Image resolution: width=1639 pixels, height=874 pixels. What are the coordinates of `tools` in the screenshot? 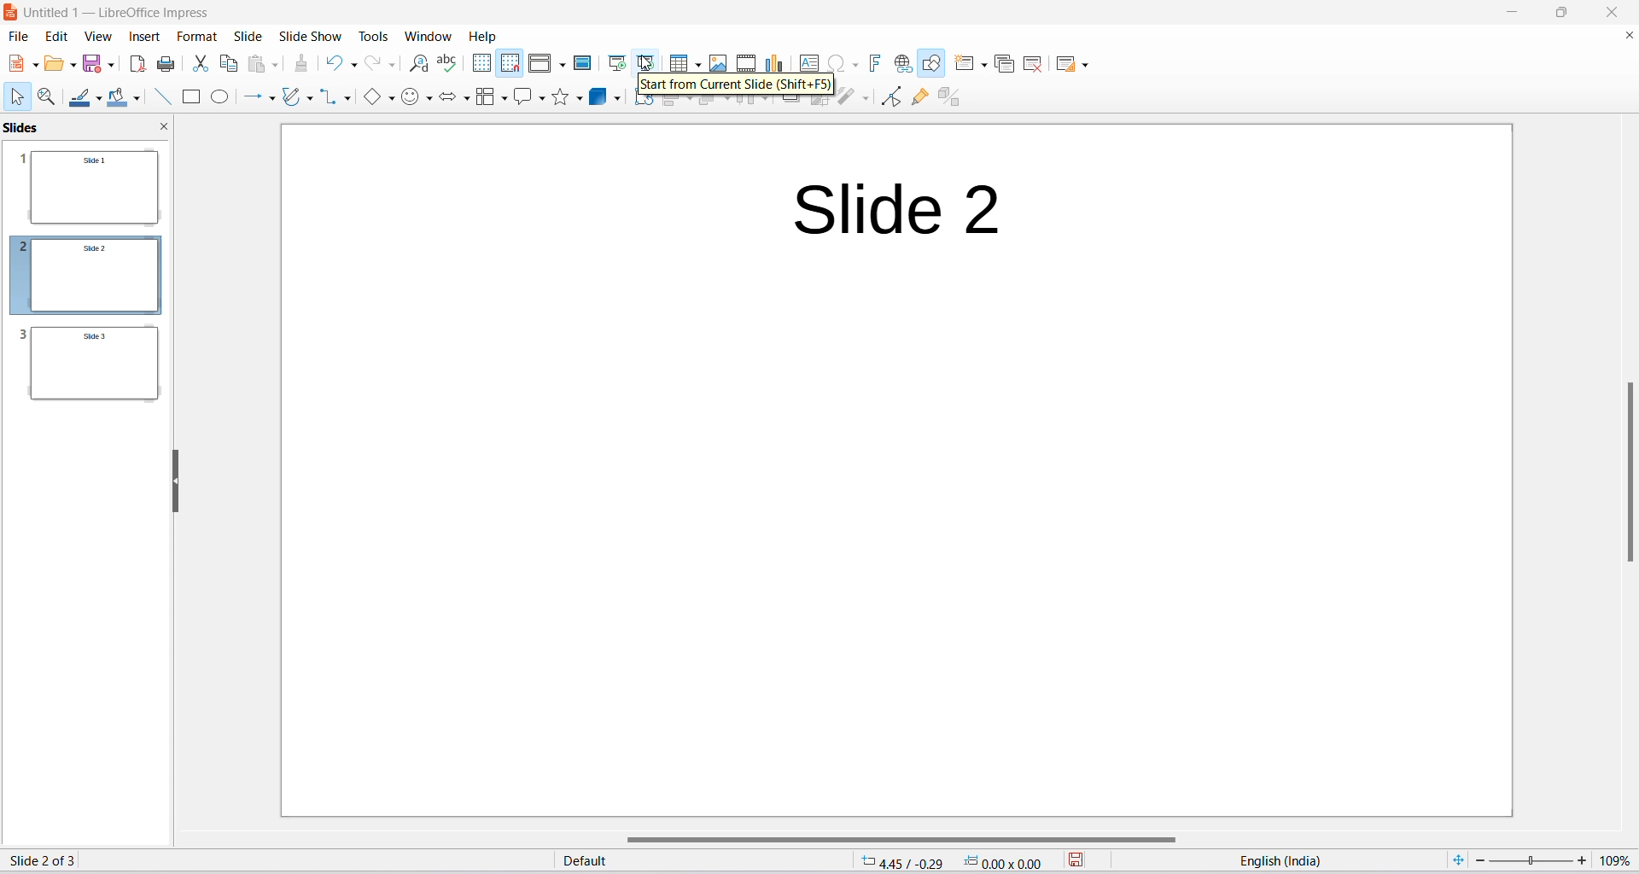 It's located at (376, 34).